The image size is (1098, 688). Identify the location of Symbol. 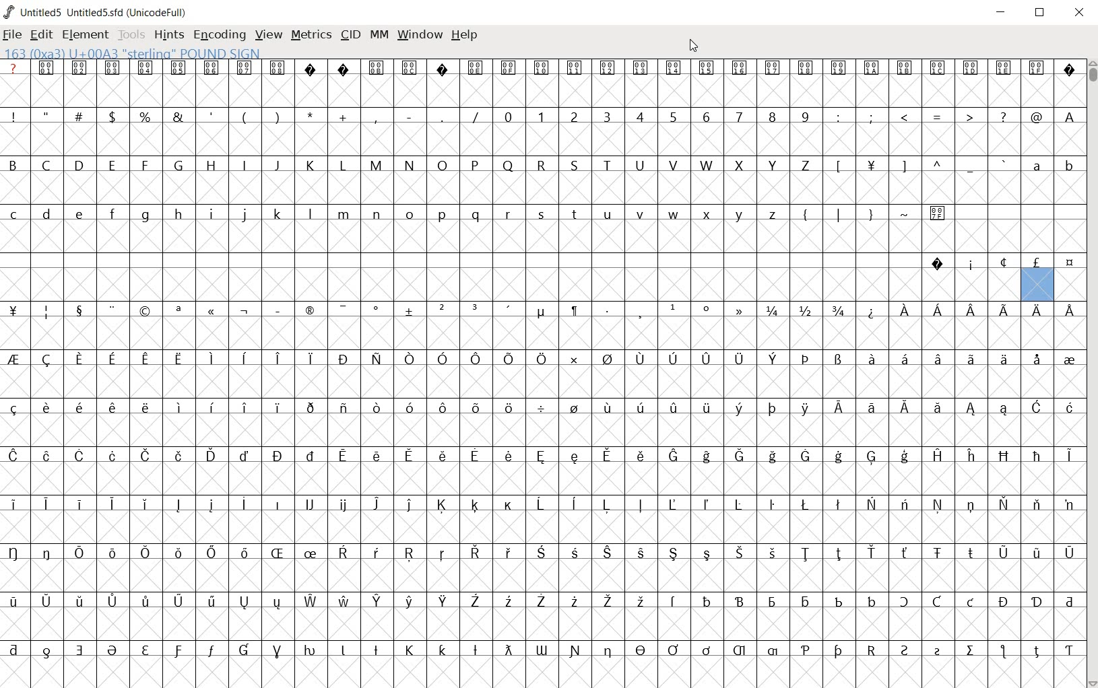
(936, 359).